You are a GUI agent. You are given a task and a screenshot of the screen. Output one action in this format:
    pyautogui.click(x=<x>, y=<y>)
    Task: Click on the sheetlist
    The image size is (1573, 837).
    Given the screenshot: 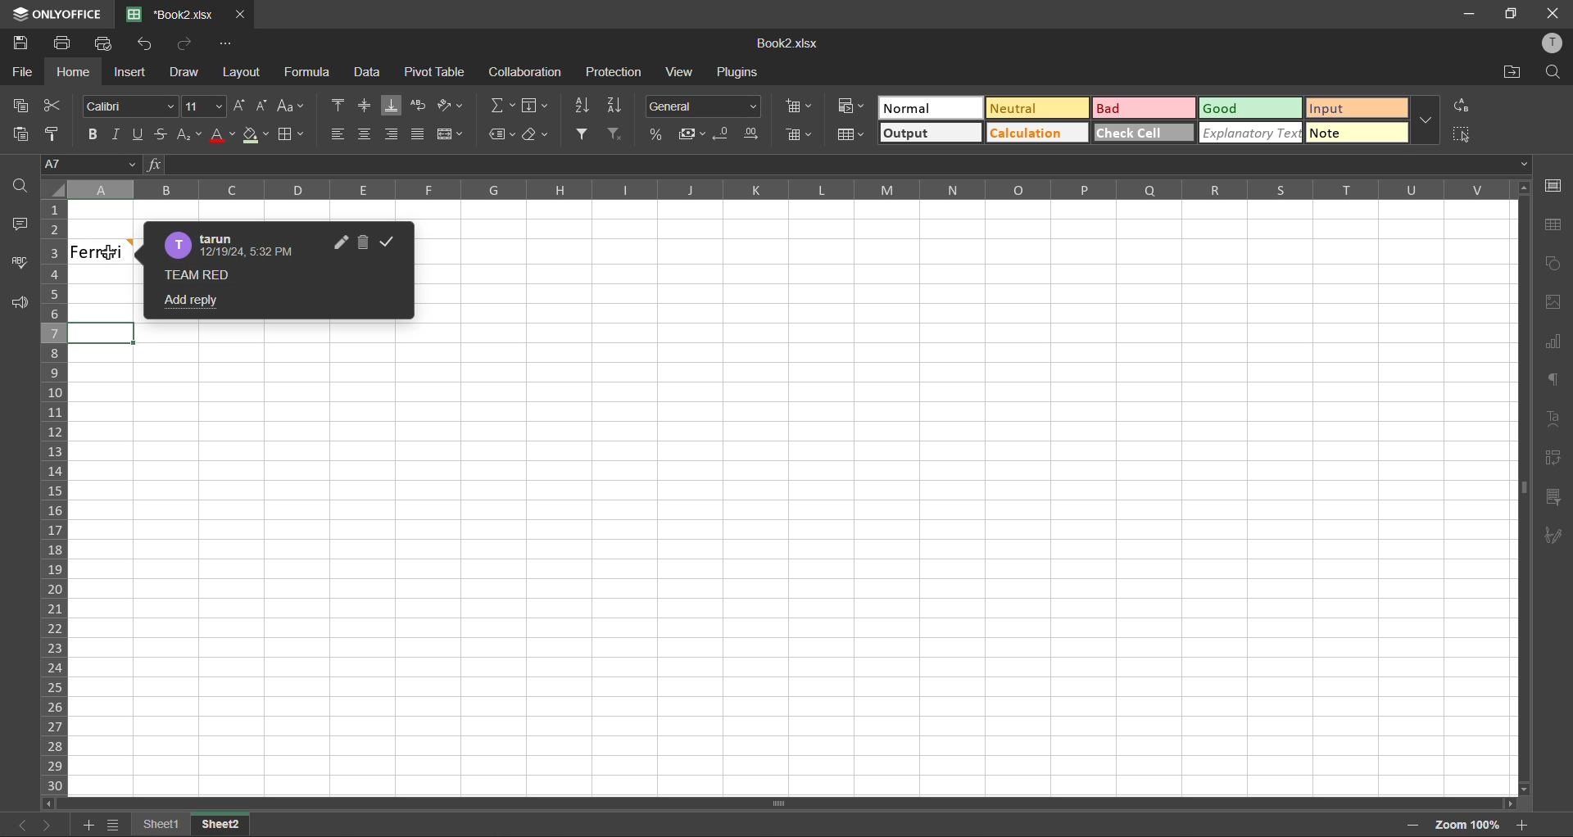 What is the action you would take?
    pyautogui.click(x=113, y=825)
    